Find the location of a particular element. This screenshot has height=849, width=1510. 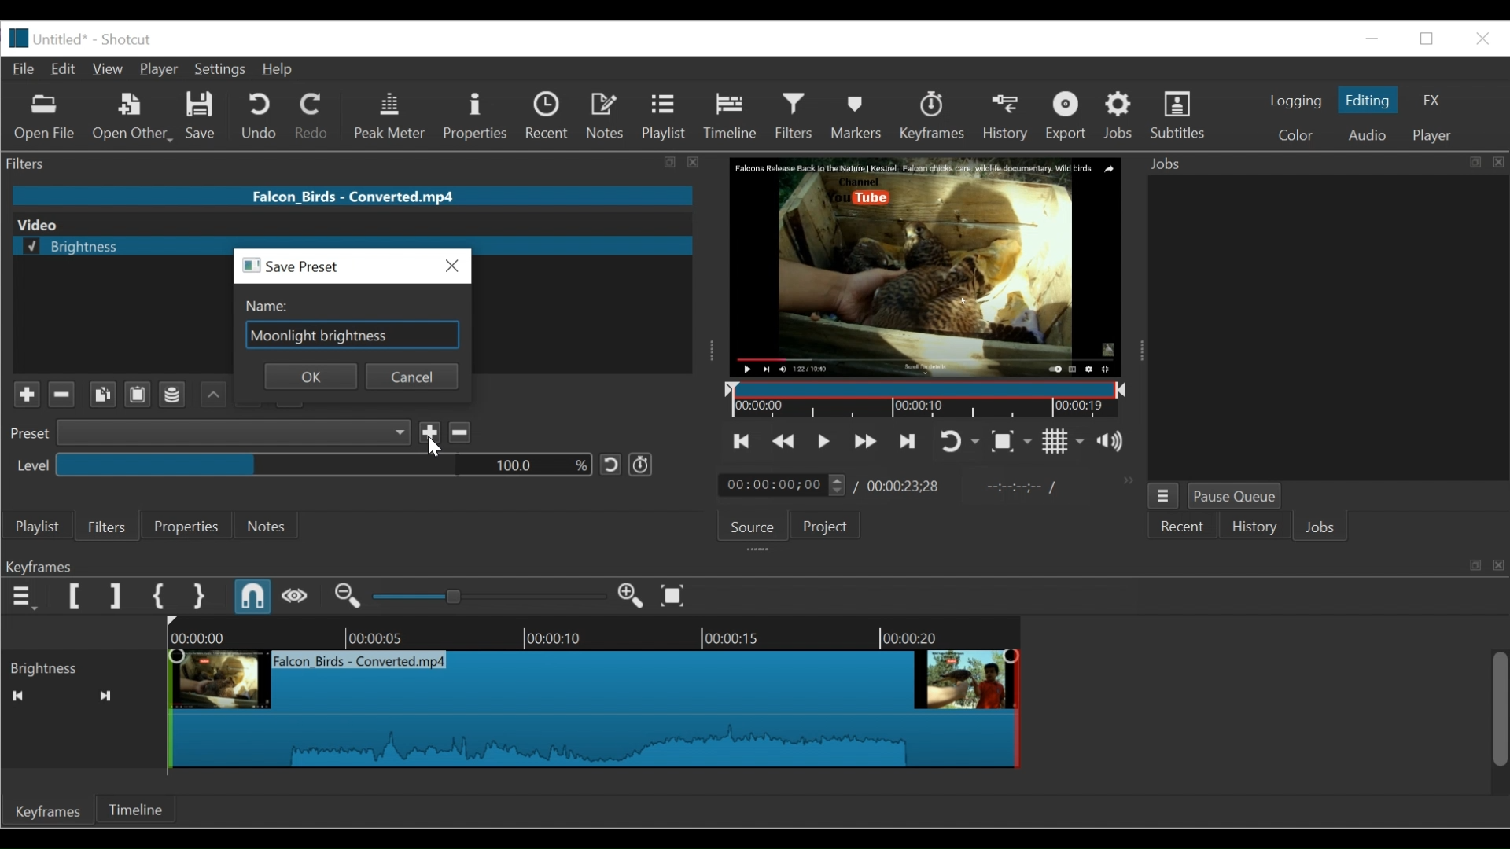

Preset dropdown menu is located at coordinates (234, 432).